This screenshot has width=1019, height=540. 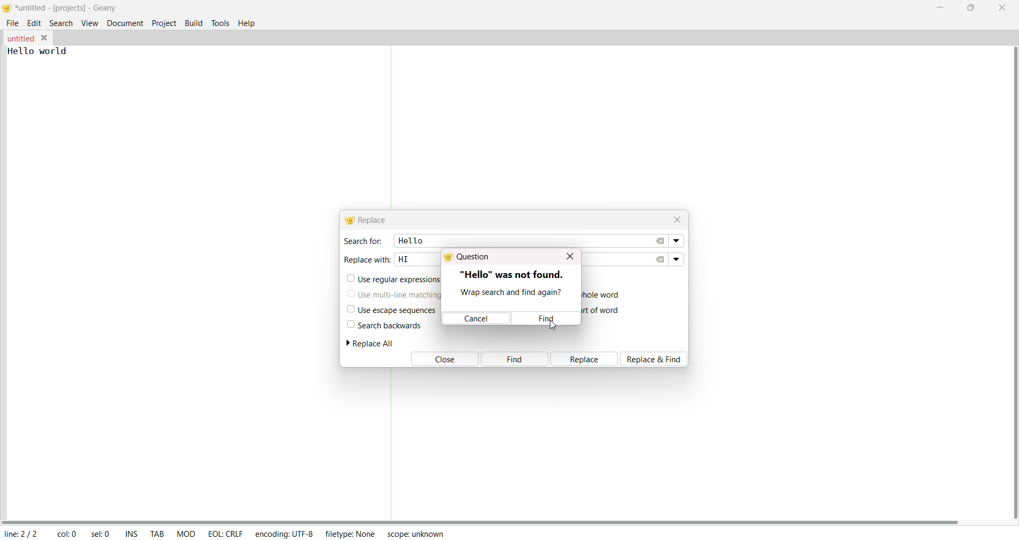 What do you see at coordinates (383, 325) in the screenshot?
I see `search backwards` at bounding box center [383, 325].